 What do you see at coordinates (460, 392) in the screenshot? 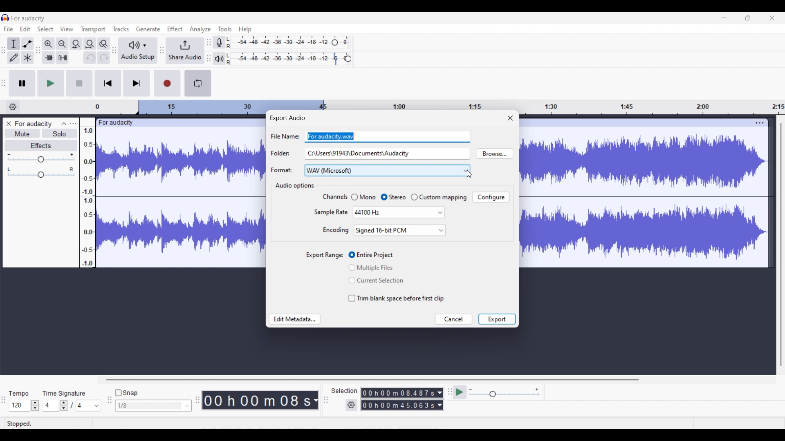
I see `Play at speed/Play at speed once` at bounding box center [460, 392].